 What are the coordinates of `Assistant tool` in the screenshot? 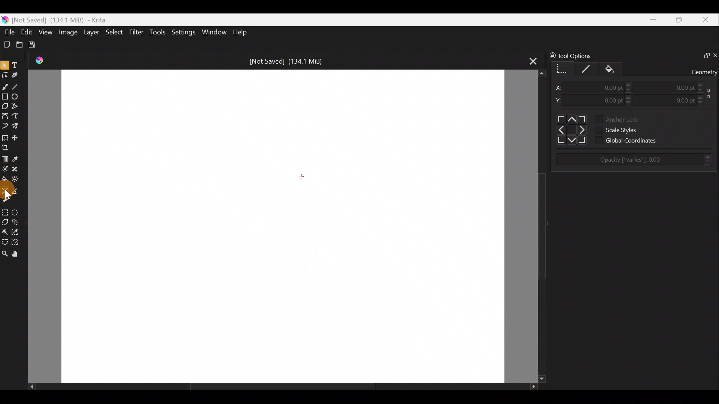 It's located at (5, 190).